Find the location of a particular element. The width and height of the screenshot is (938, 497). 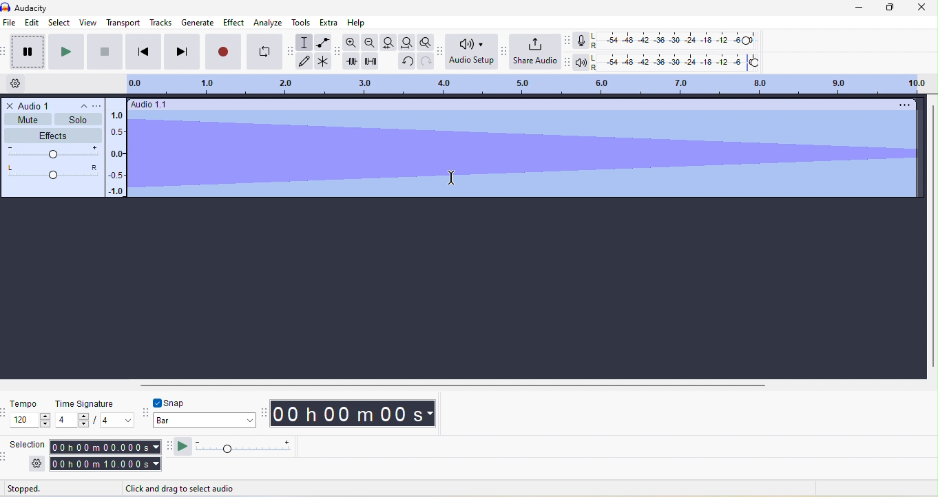

audacity transport toolbar is located at coordinates (6, 53).